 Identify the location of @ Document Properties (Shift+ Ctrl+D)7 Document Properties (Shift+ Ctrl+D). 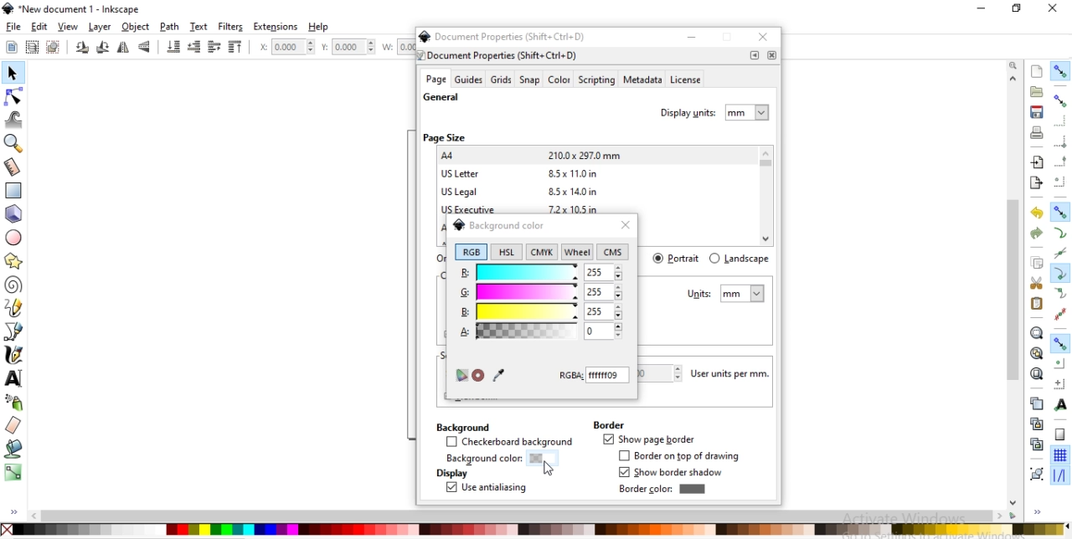
(508, 45).